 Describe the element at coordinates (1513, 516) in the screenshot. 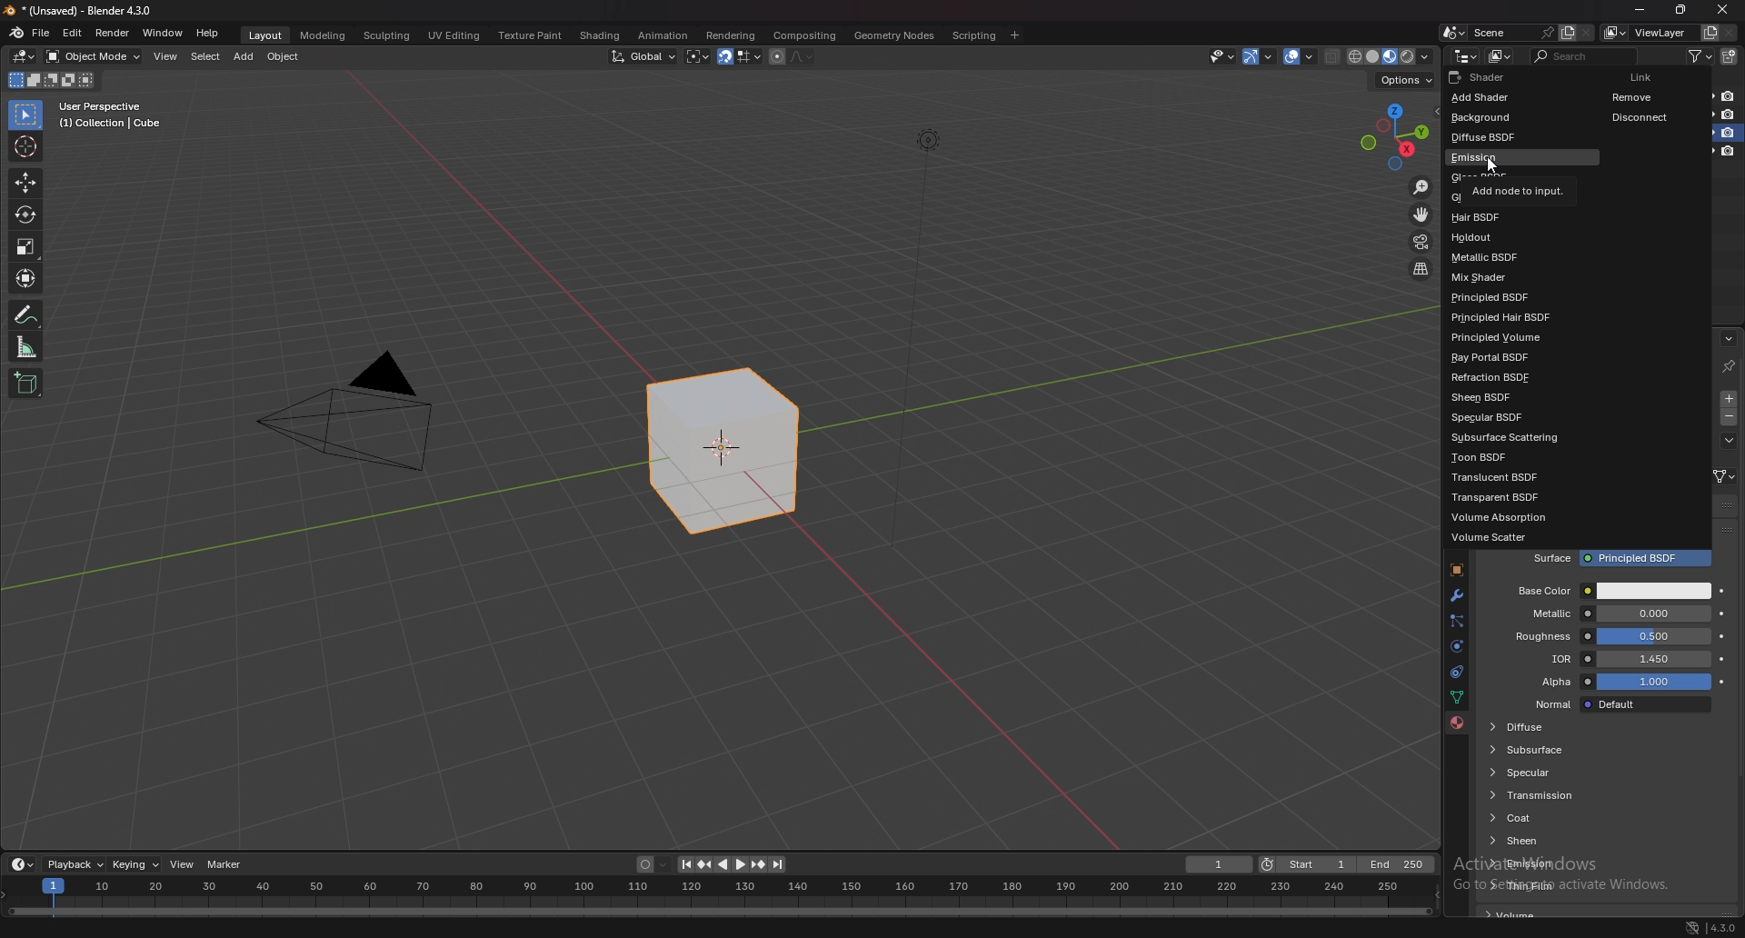

I see `volume absorption` at that location.